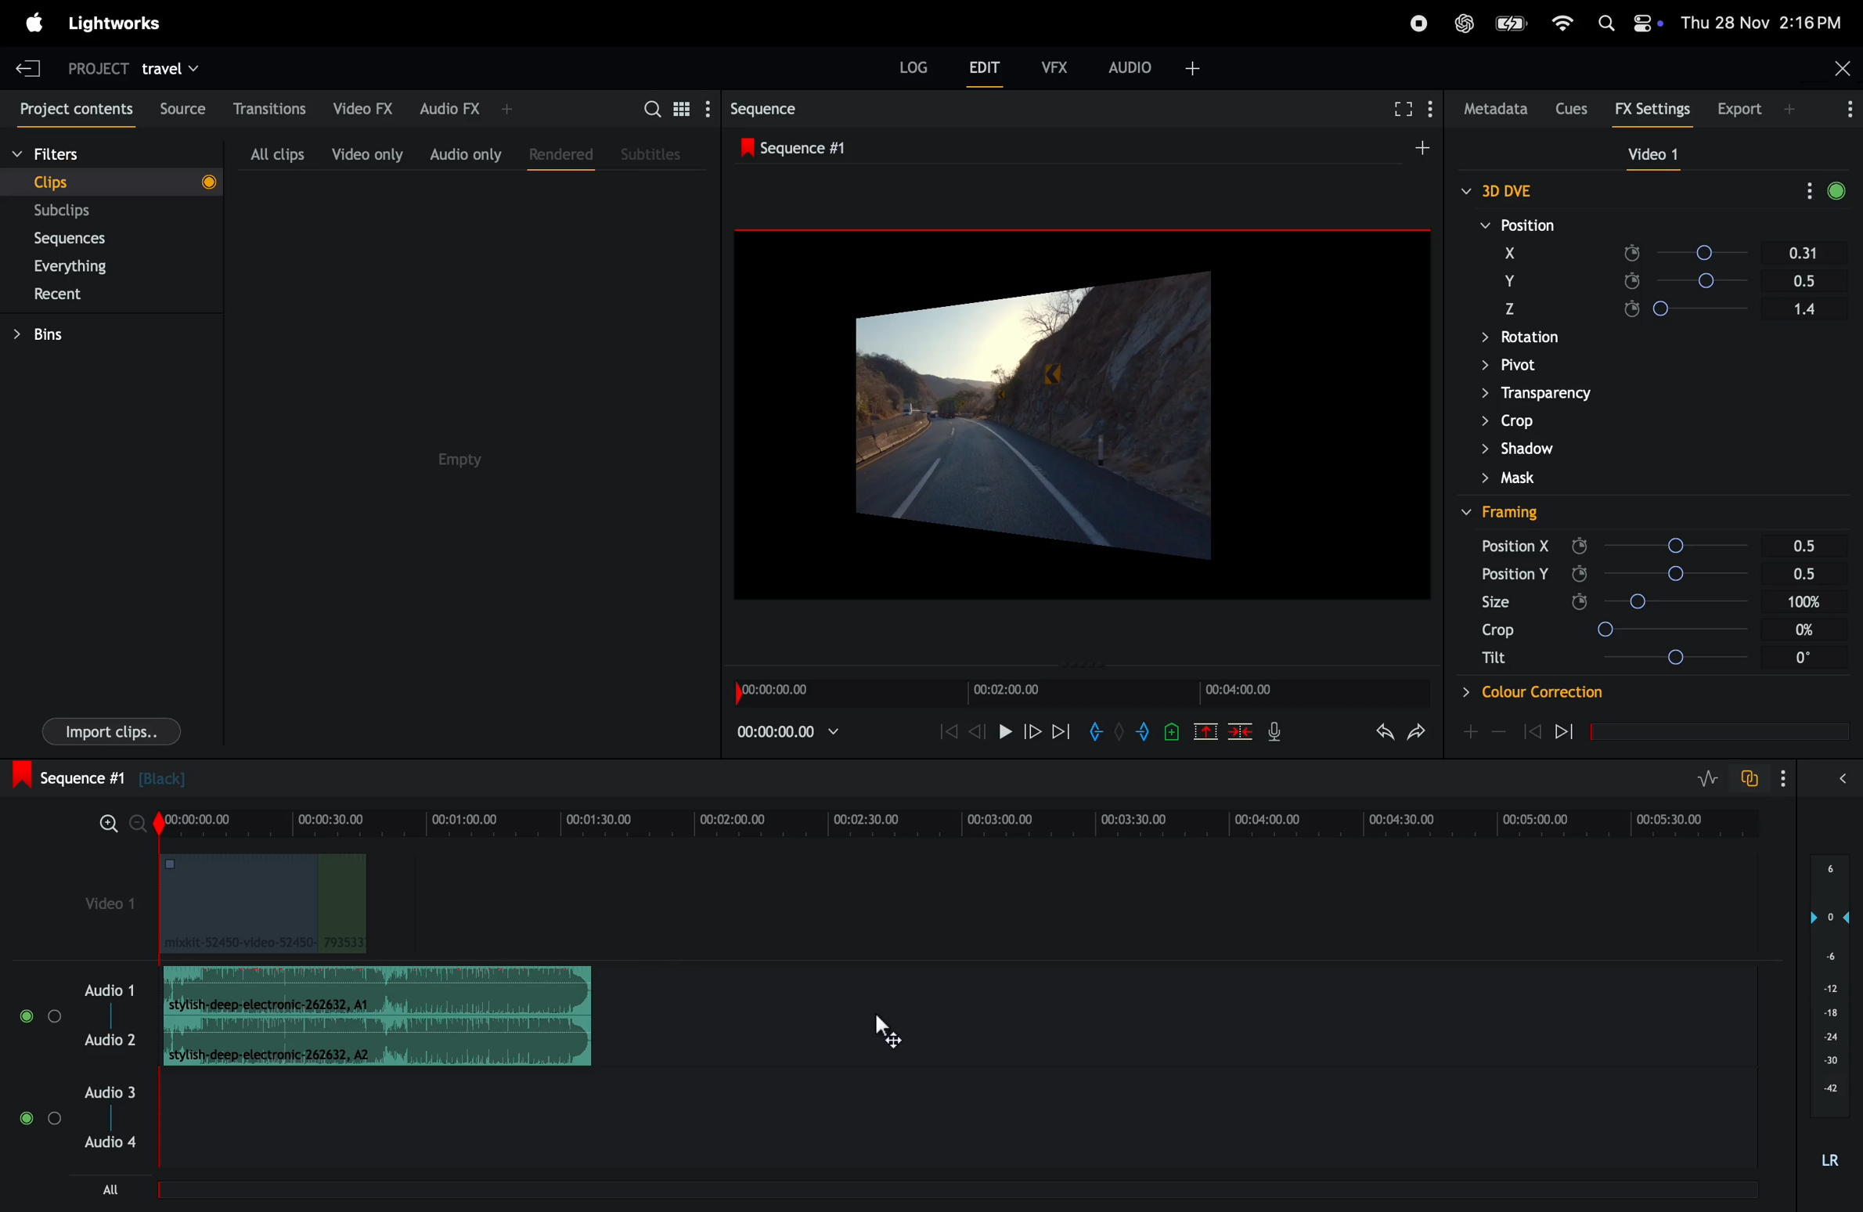 The image size is (1863, 1212). Describe the element at coordinates (1793, 779) in the screenshot. I see `options` at that location.